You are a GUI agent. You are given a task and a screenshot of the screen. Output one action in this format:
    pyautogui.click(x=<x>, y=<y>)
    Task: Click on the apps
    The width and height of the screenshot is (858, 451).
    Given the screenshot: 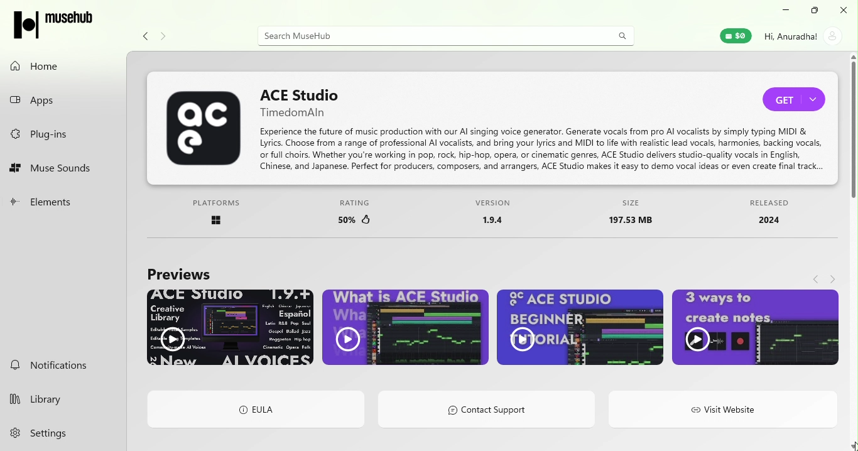 What is the action you would take?
    pyautogui.click(x=64, y=99)
    